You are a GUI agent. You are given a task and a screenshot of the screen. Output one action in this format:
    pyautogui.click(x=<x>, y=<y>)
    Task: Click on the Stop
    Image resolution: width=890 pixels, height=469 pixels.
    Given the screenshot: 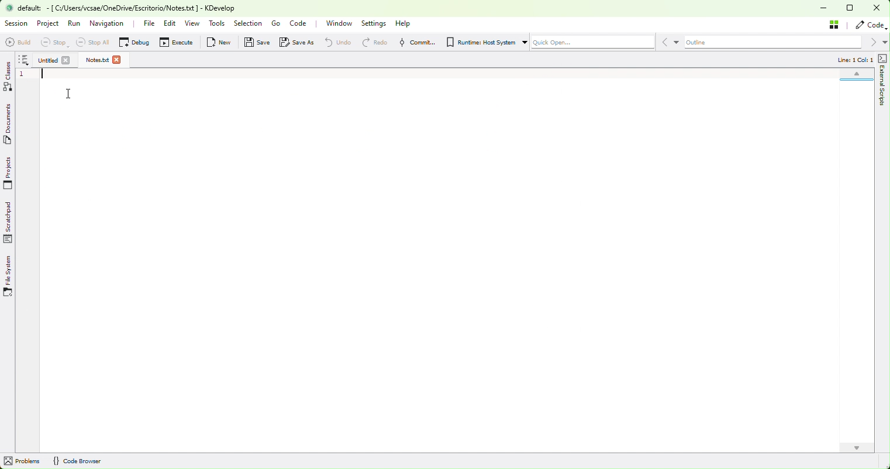 What is the action you would take?
    pyautogui.click(x=58, y=43)
    